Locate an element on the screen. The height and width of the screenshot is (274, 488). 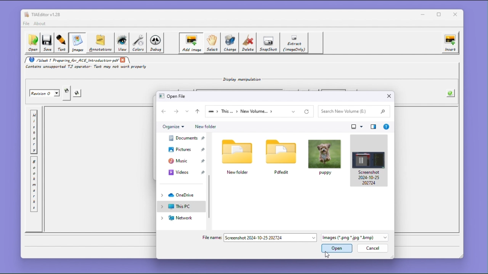
Screenshot 2024-10-25 202724 is located at coordinates (369, 160).